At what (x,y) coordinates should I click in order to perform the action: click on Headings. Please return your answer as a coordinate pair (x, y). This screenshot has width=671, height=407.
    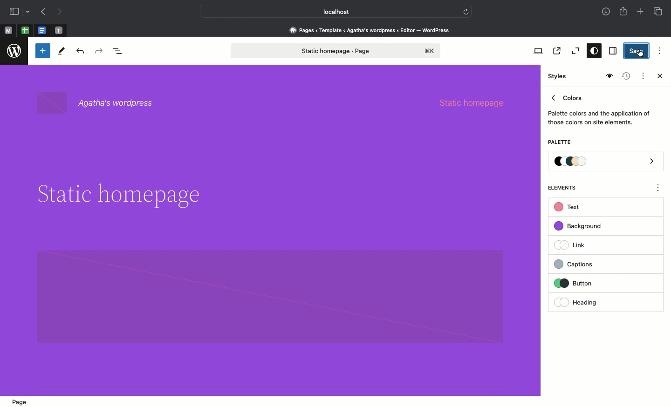
    Looking at the image, I should click on (589, 301).